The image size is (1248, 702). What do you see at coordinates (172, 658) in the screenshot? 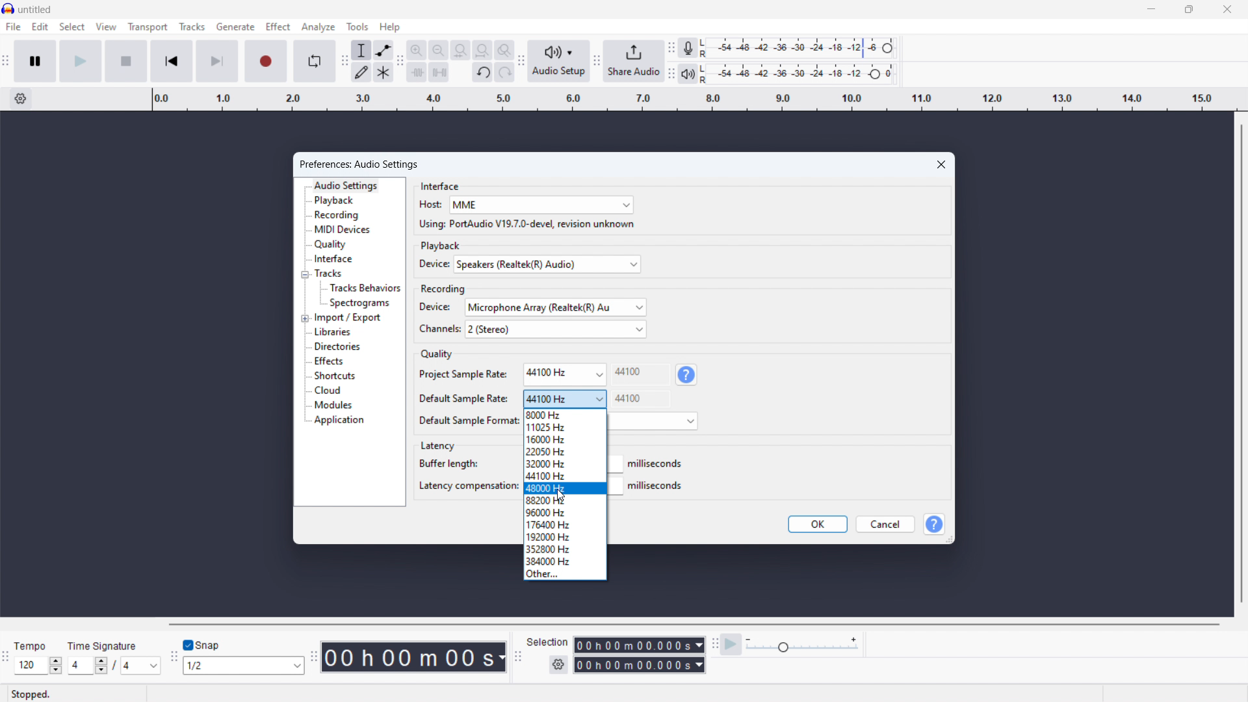
I see `snapping toolbar` at bounding box center [172, 658].